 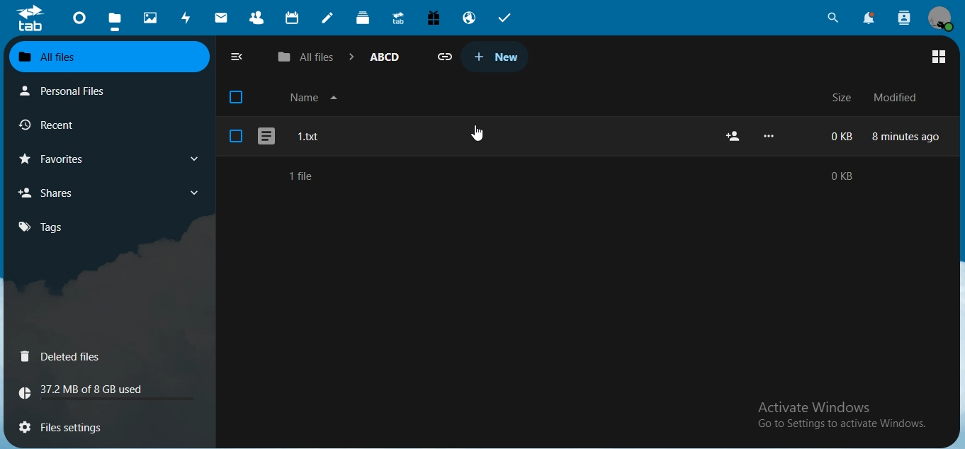 I want to click on text, so click(x=89, y=392).